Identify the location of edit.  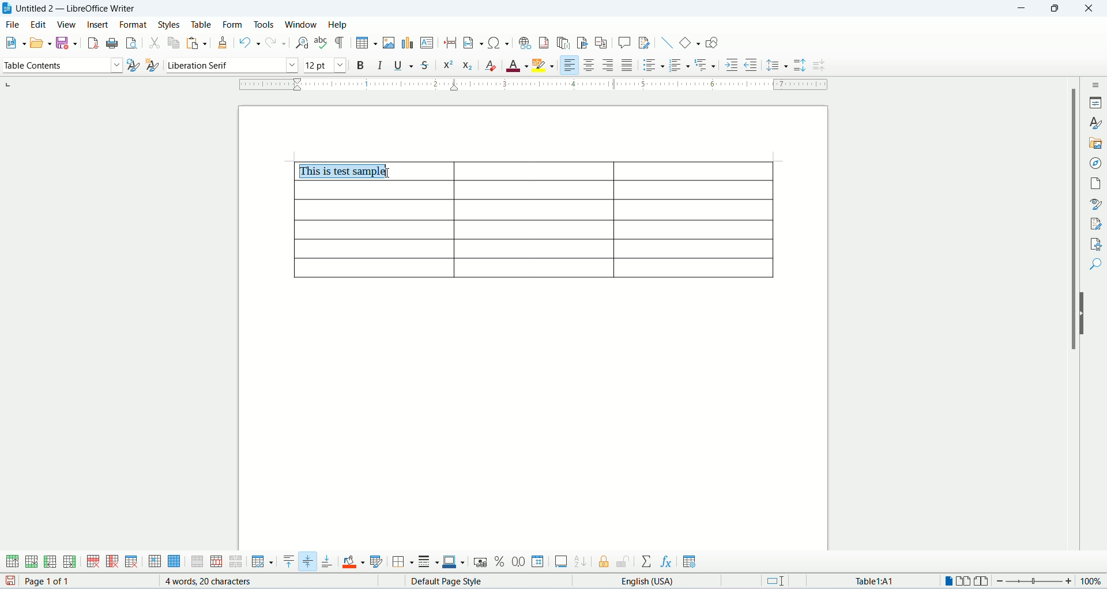
(39, 24).